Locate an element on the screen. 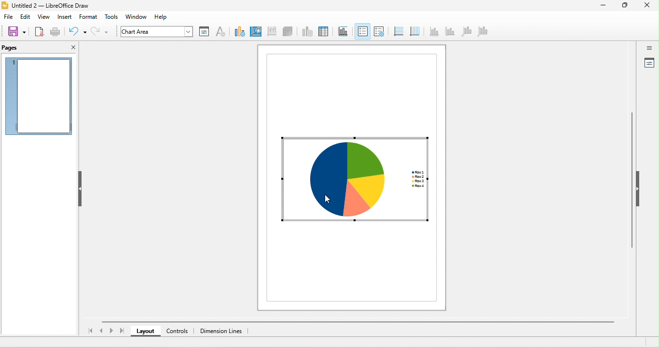 The image size is (659, 348). pages is located at coordinates (19, 48).